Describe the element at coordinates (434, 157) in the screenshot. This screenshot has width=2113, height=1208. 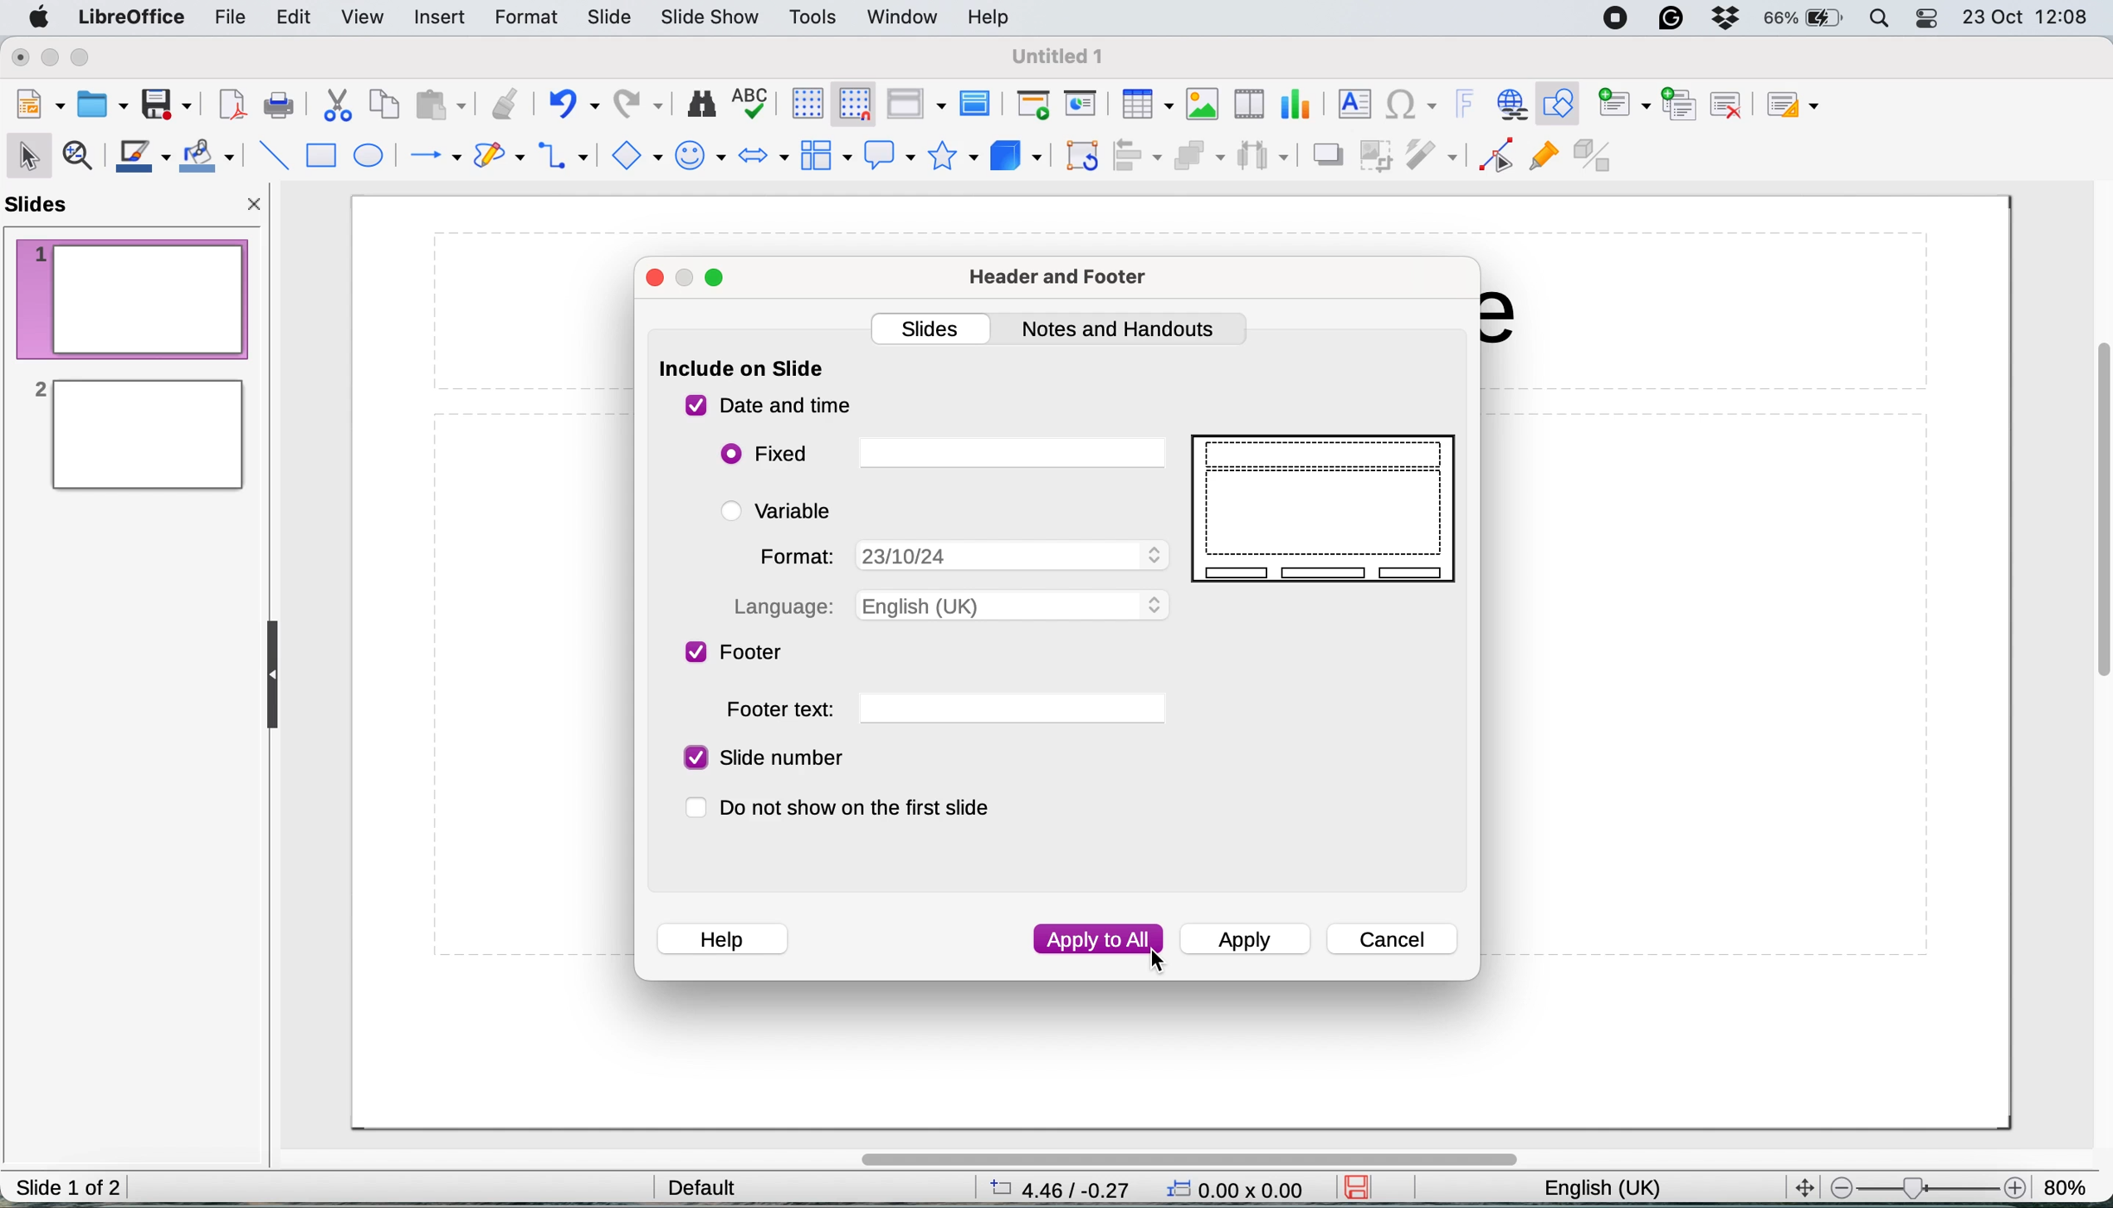
I see `insert arrow lines` at that location.